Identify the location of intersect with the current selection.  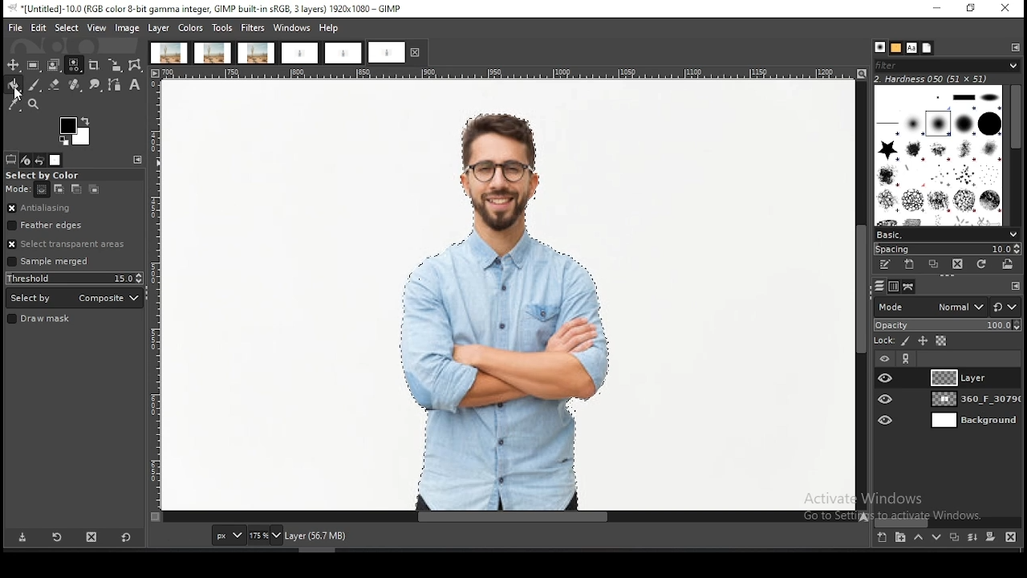
(92, 190).